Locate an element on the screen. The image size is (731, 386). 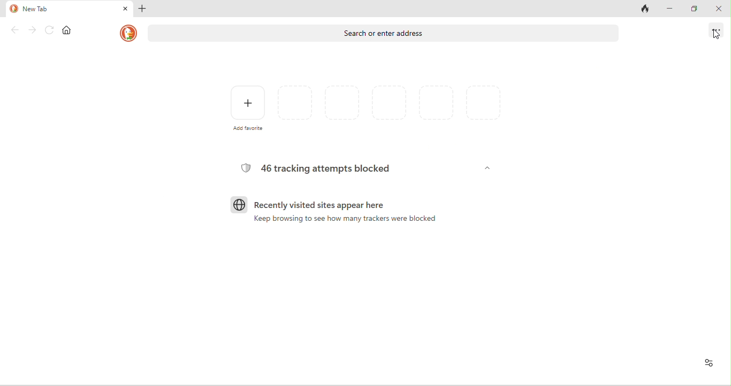
track tab is located at coordinates (642, 9).